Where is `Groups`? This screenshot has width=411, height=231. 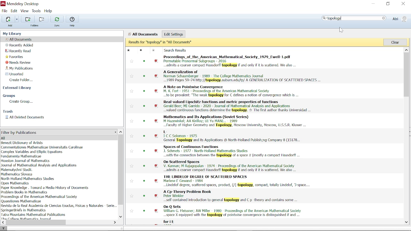
Groups is located at coordinates (11, 96).